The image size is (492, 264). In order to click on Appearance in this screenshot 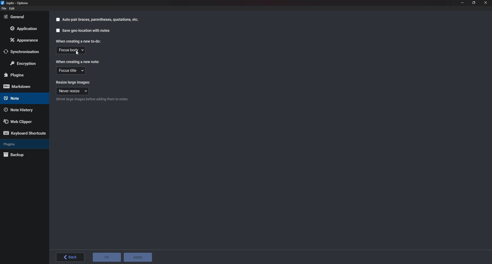, I will do `click(25, 40)`.